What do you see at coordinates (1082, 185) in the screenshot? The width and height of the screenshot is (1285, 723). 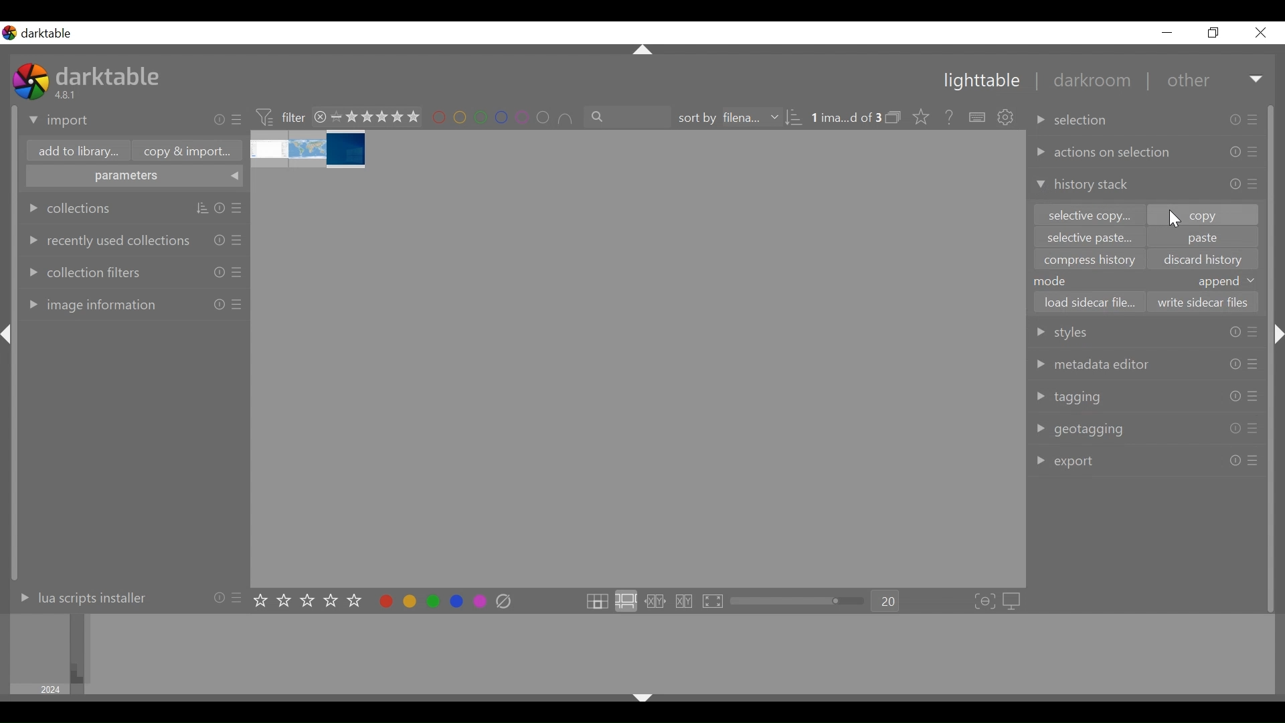 I see `history stack` at bounding box center [1082, 185].